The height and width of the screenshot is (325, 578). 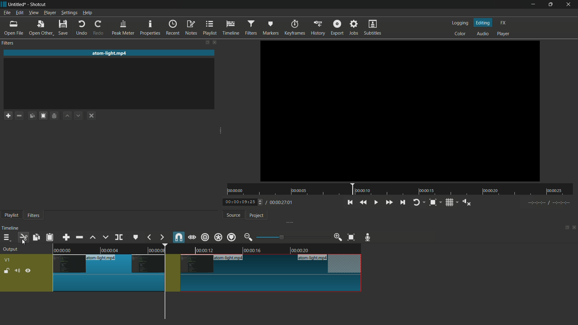 I want to click on move filter up, so click(x=68, y=116).